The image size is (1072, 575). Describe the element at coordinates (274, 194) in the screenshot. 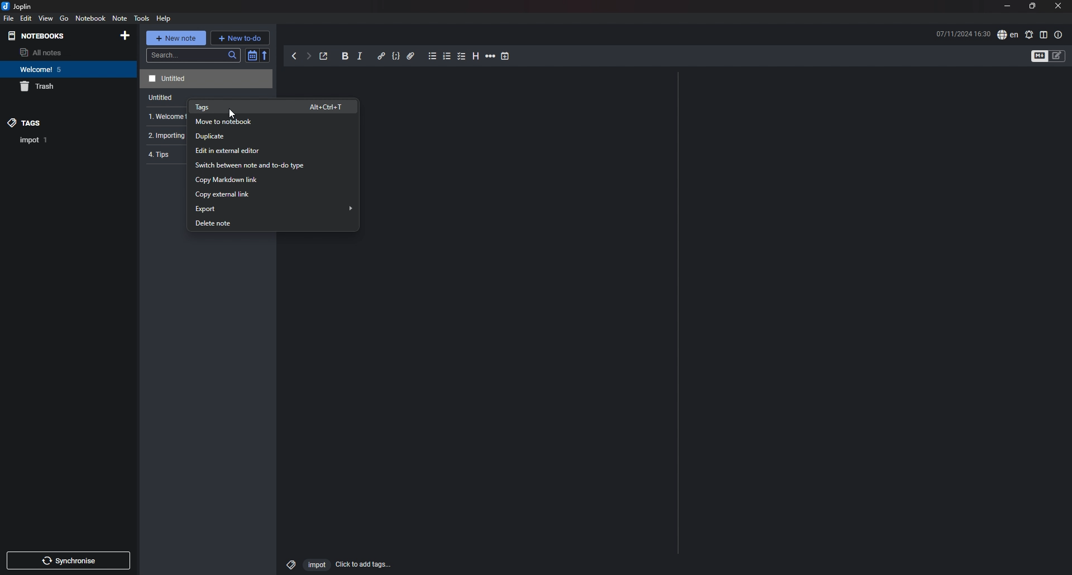

I see `copy external link` at that location.